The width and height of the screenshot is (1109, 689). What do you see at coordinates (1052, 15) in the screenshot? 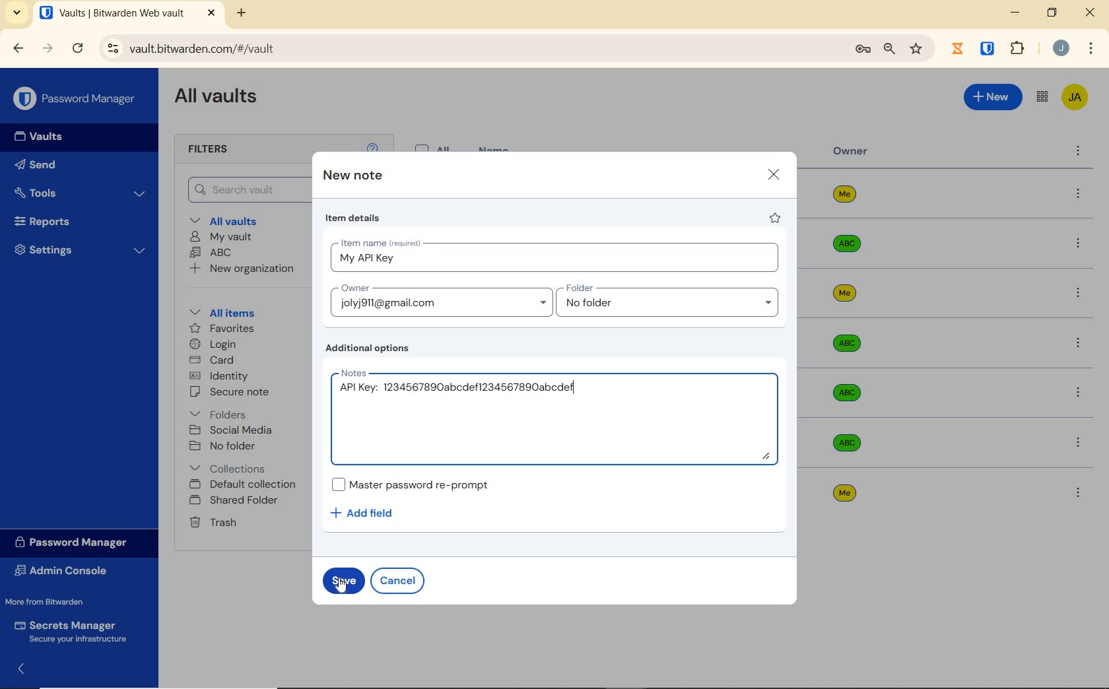
I see `RESTORE` at bounding box center [1052, 15].